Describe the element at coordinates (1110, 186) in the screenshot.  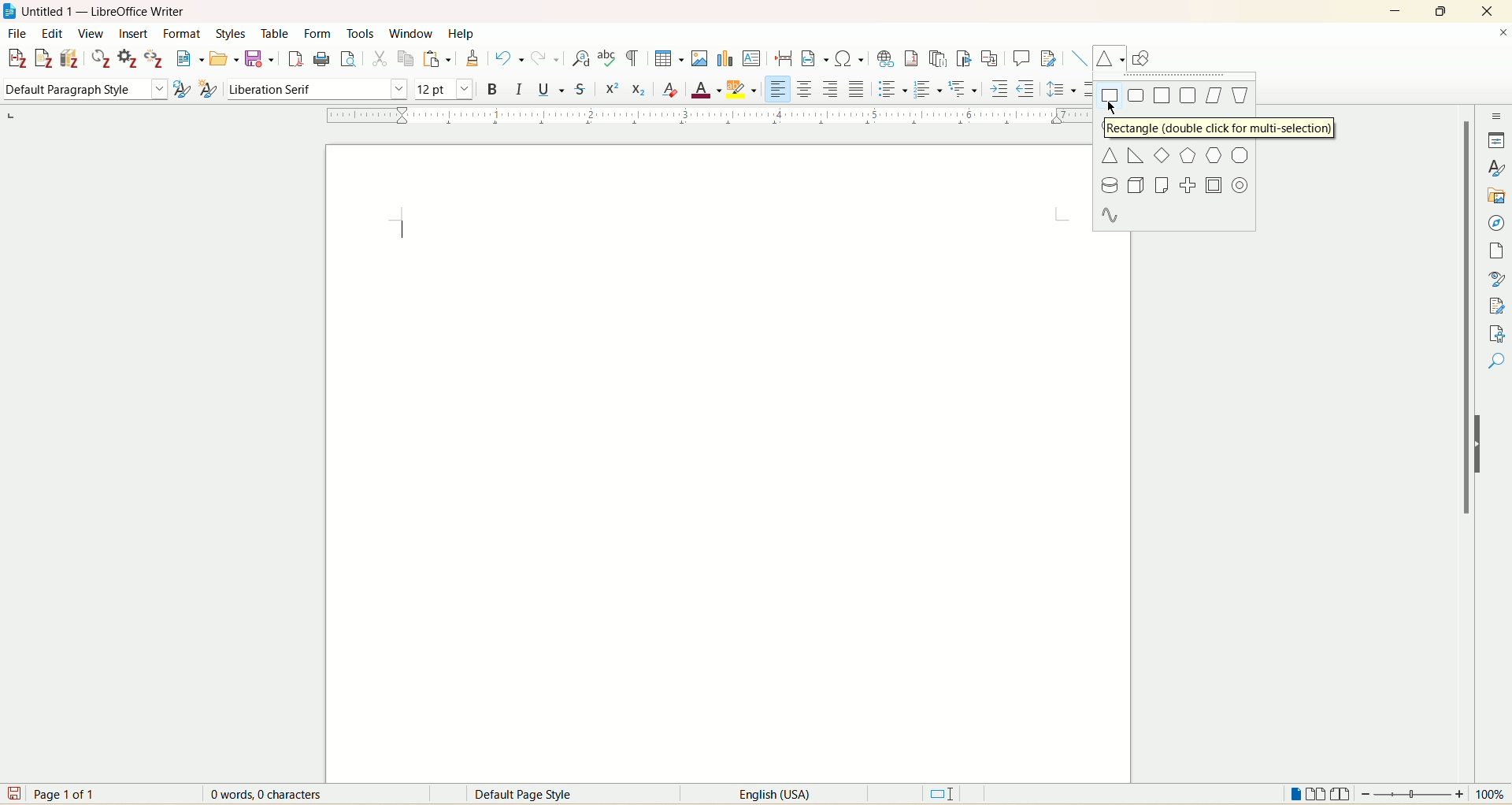
I see `cylinder` at that location.